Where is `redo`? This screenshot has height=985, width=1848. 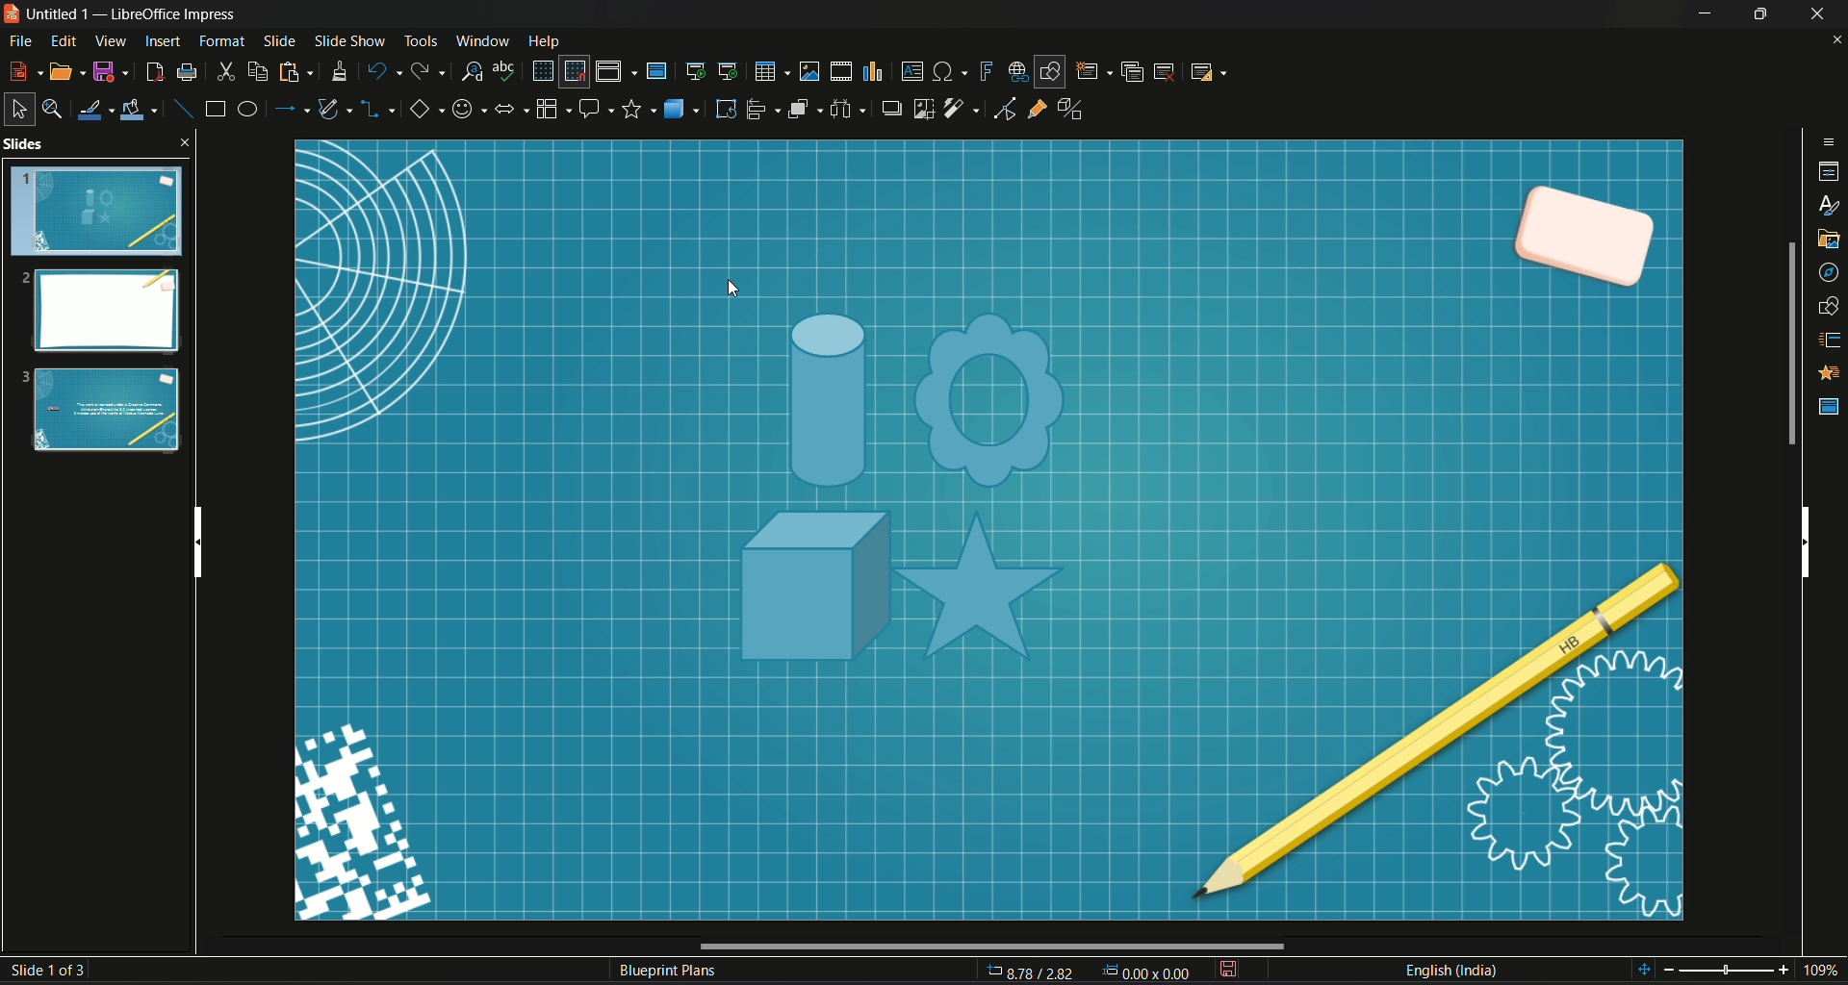
redo is located at coordinates (428, 69).